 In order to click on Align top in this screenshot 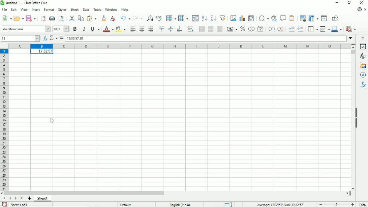, I will do `click(161, 29)`.